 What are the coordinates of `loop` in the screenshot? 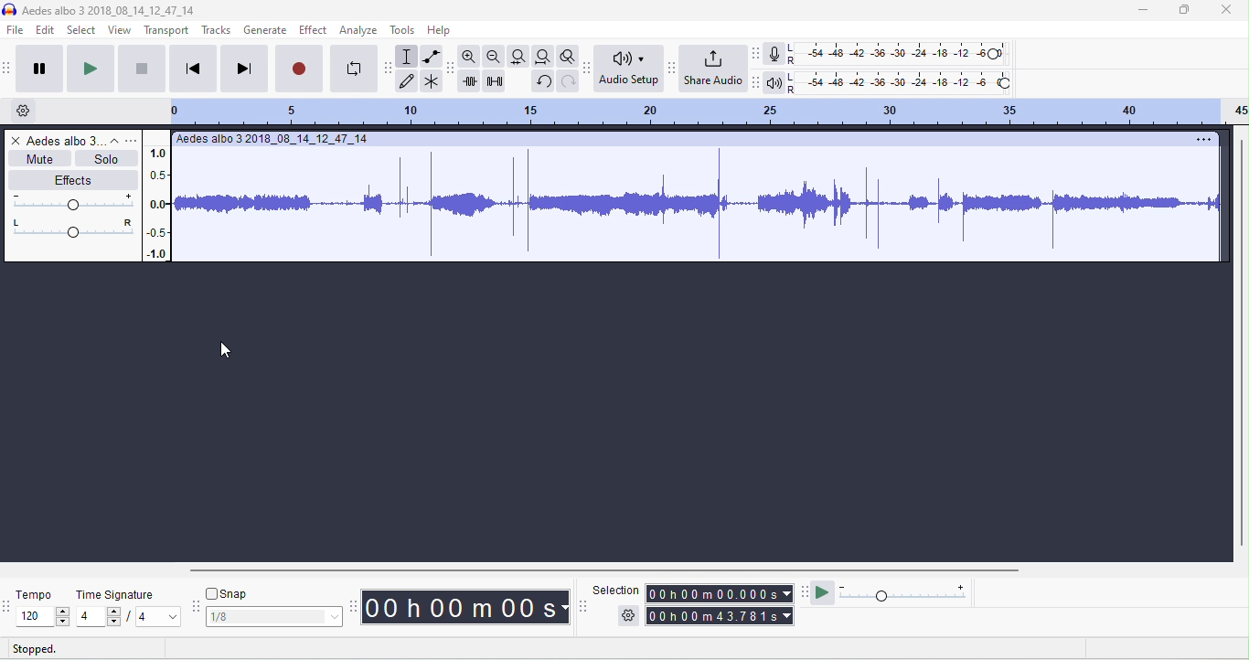 It's located at (356, 67).